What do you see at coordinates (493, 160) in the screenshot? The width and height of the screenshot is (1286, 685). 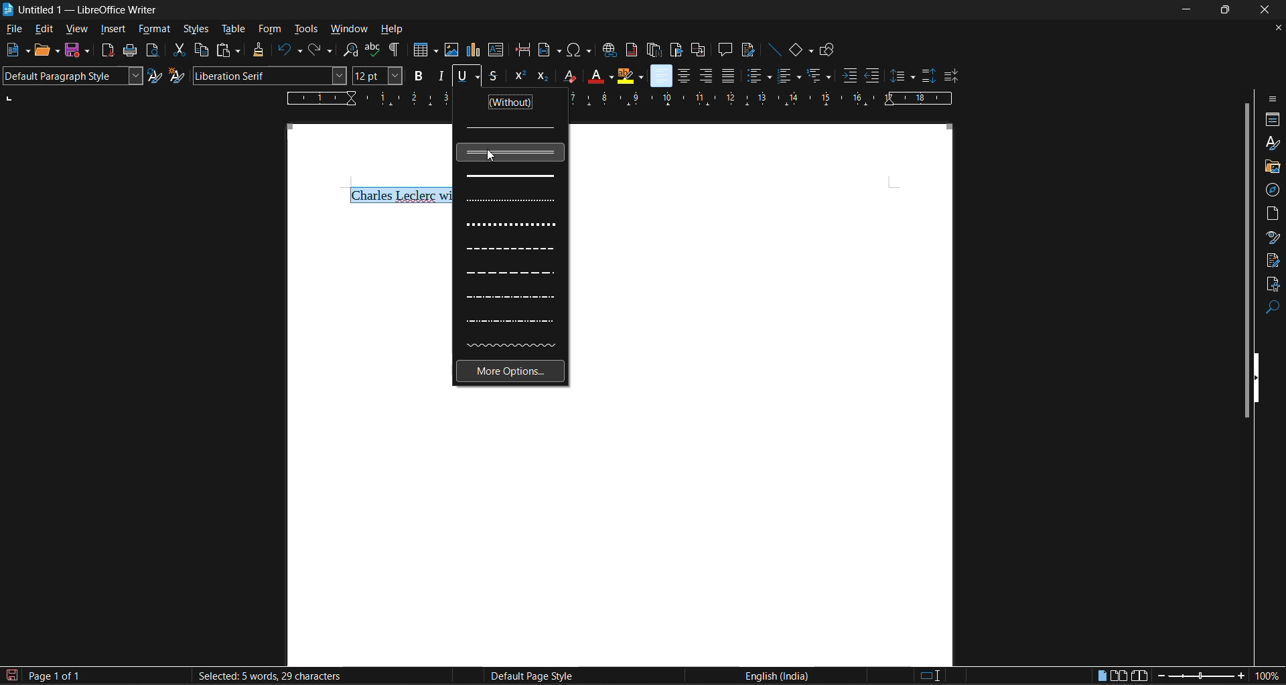 I see `cursor` at bounding box center [493, 160].